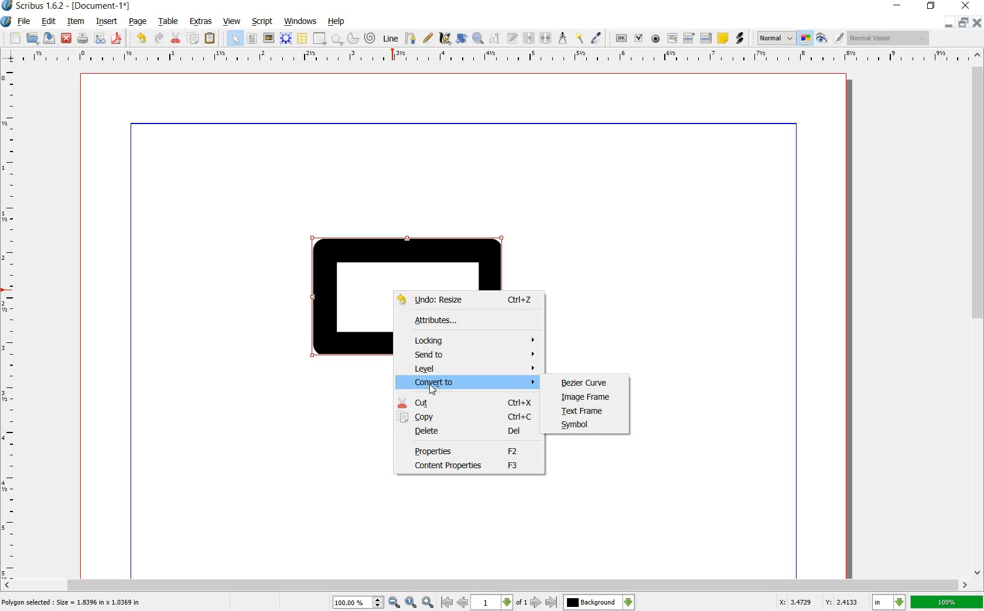 This screenshot has height=611, width=984. Describe the element at coordinates (406, 262) in the screenshot. I see `shape` at that location.